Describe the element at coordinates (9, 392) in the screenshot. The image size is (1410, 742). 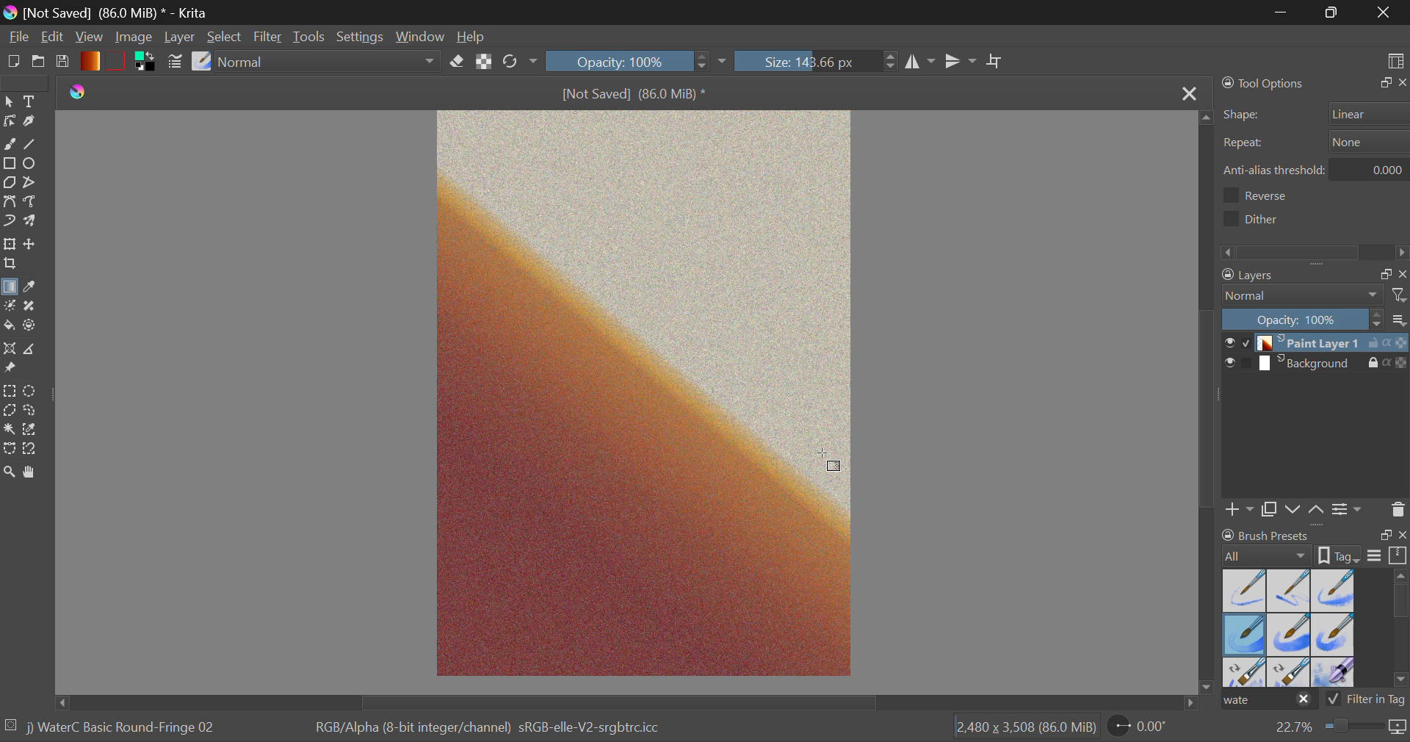
I see `Rectangular Selection` at that location.